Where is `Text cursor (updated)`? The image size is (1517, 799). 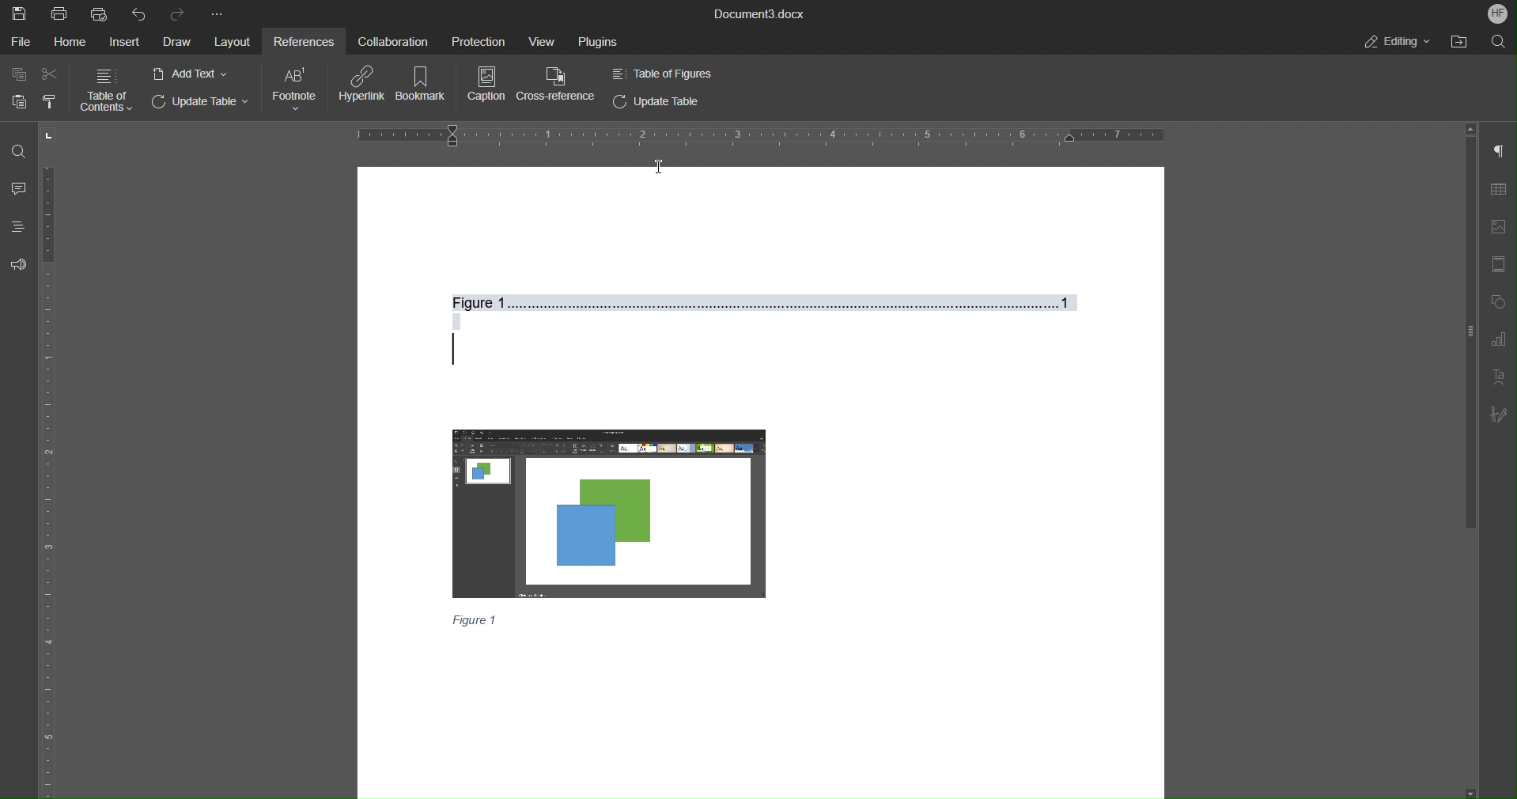 Text cursor (updated) is located at coordinates (454, 354).